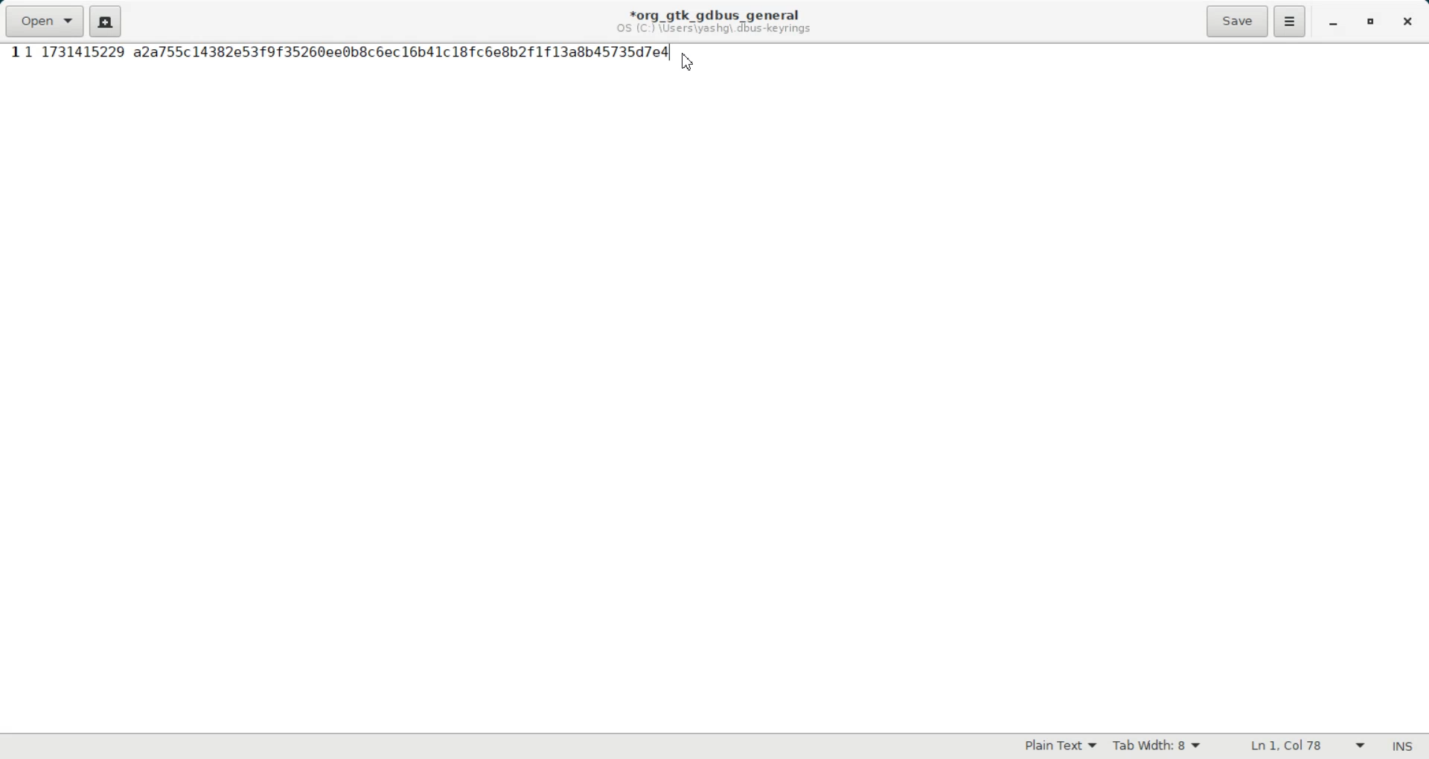  Describe the element at coordinates (1293, 746) in the screenshot. I see `Text Wrapping` at that location.